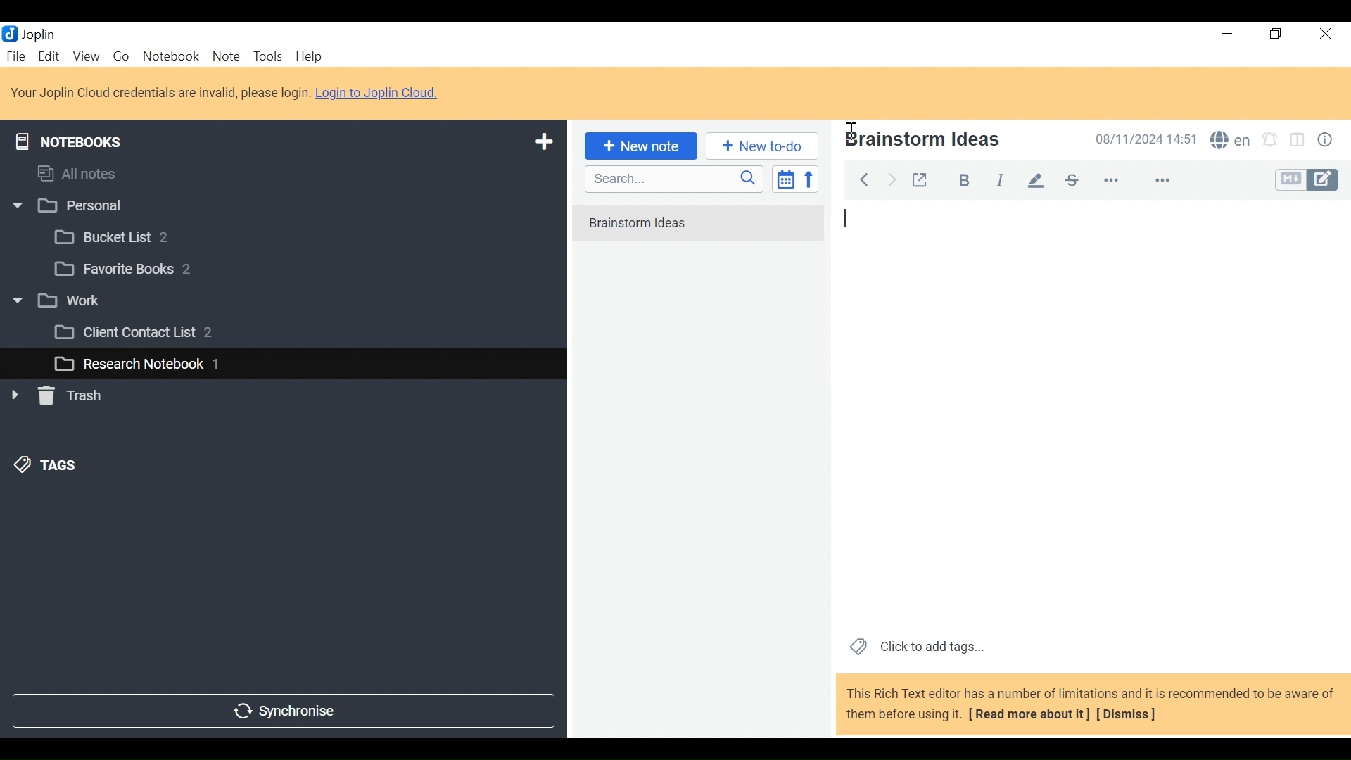  Describe the element at coordinates (958, 178) in the screenshot. I see `Bold` at that location.